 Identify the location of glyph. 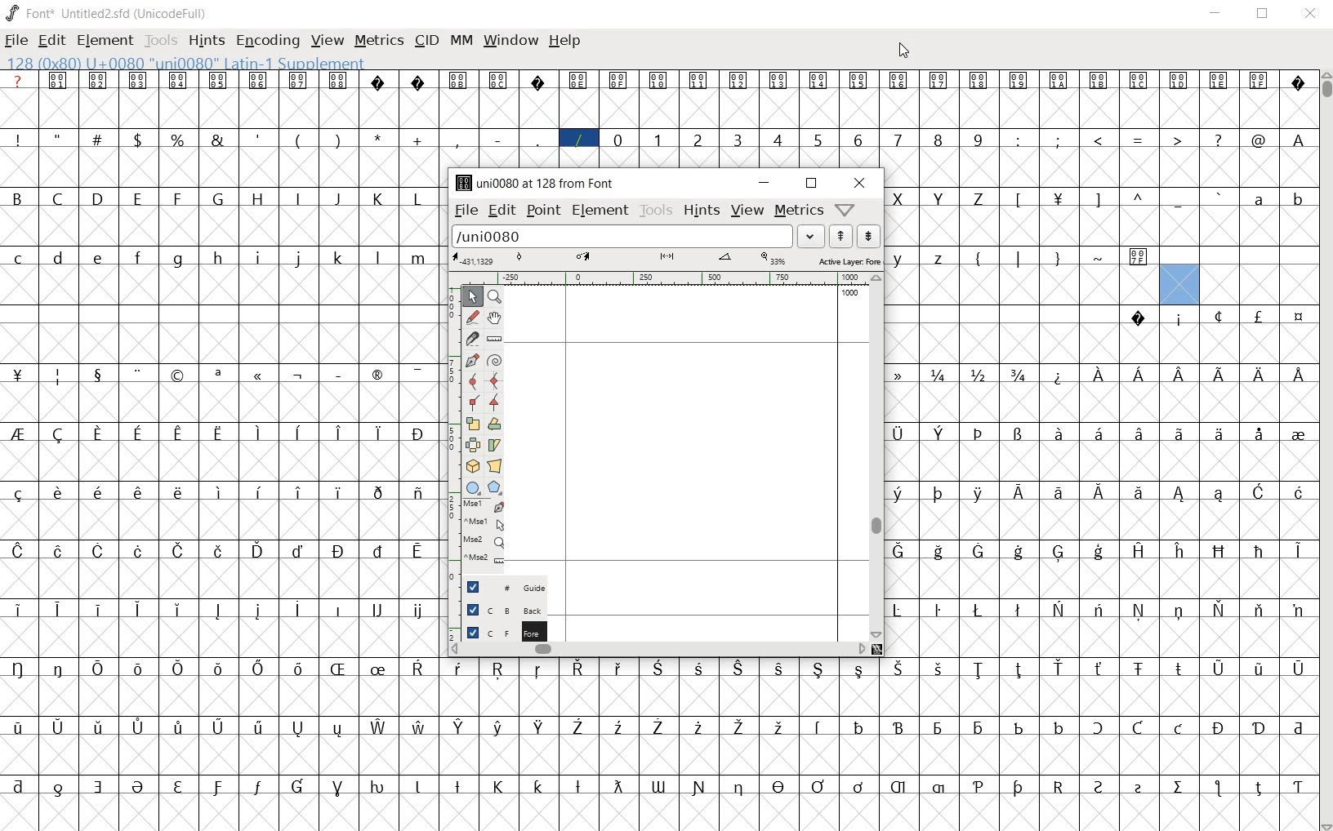
(1259, 79).